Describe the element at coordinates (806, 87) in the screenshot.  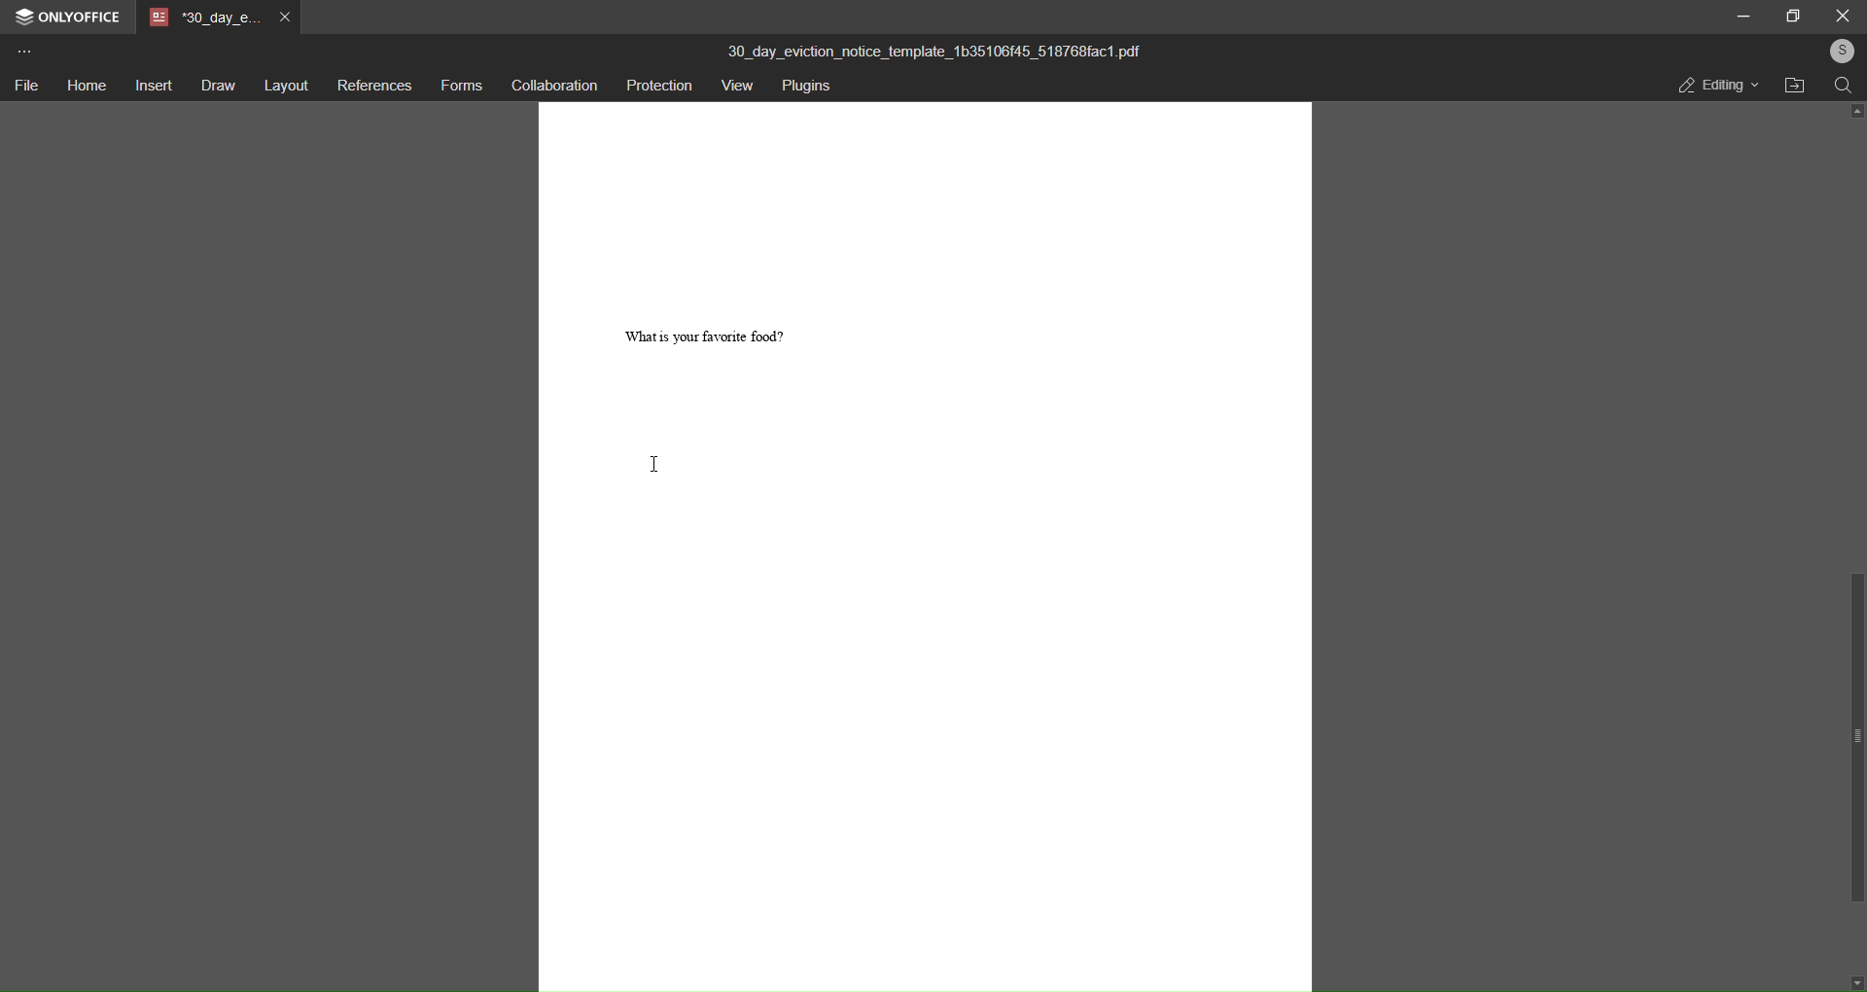
I see `plugins` at that location.